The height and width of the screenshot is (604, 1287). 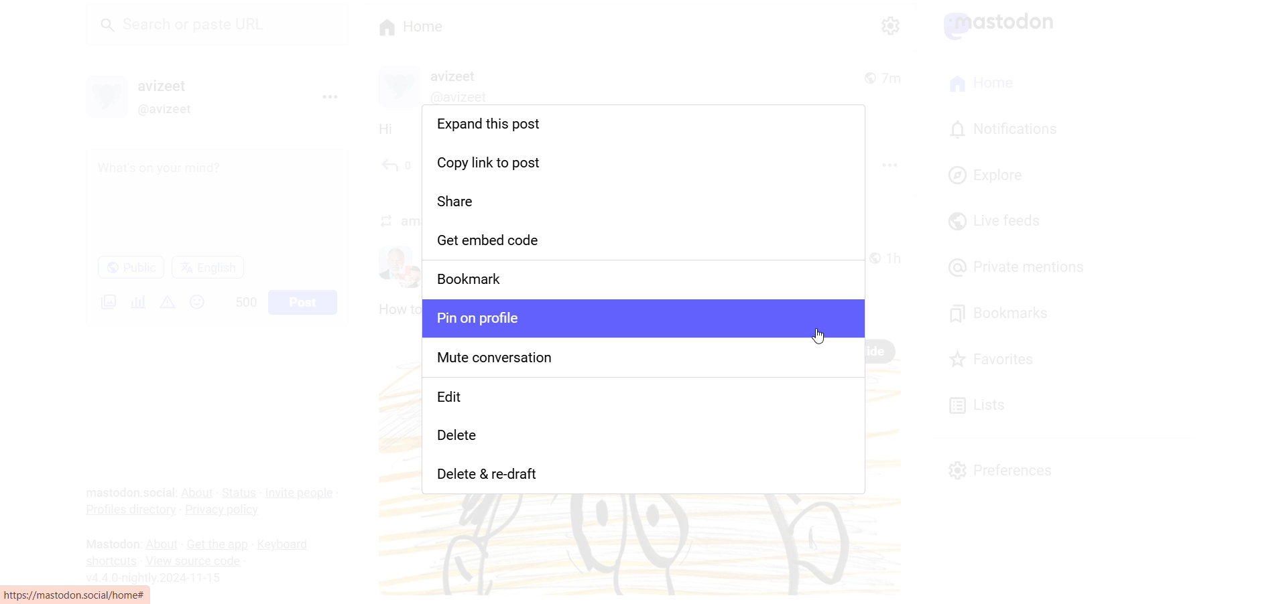 I want to click on Get the App, so click(x=217, y=545).